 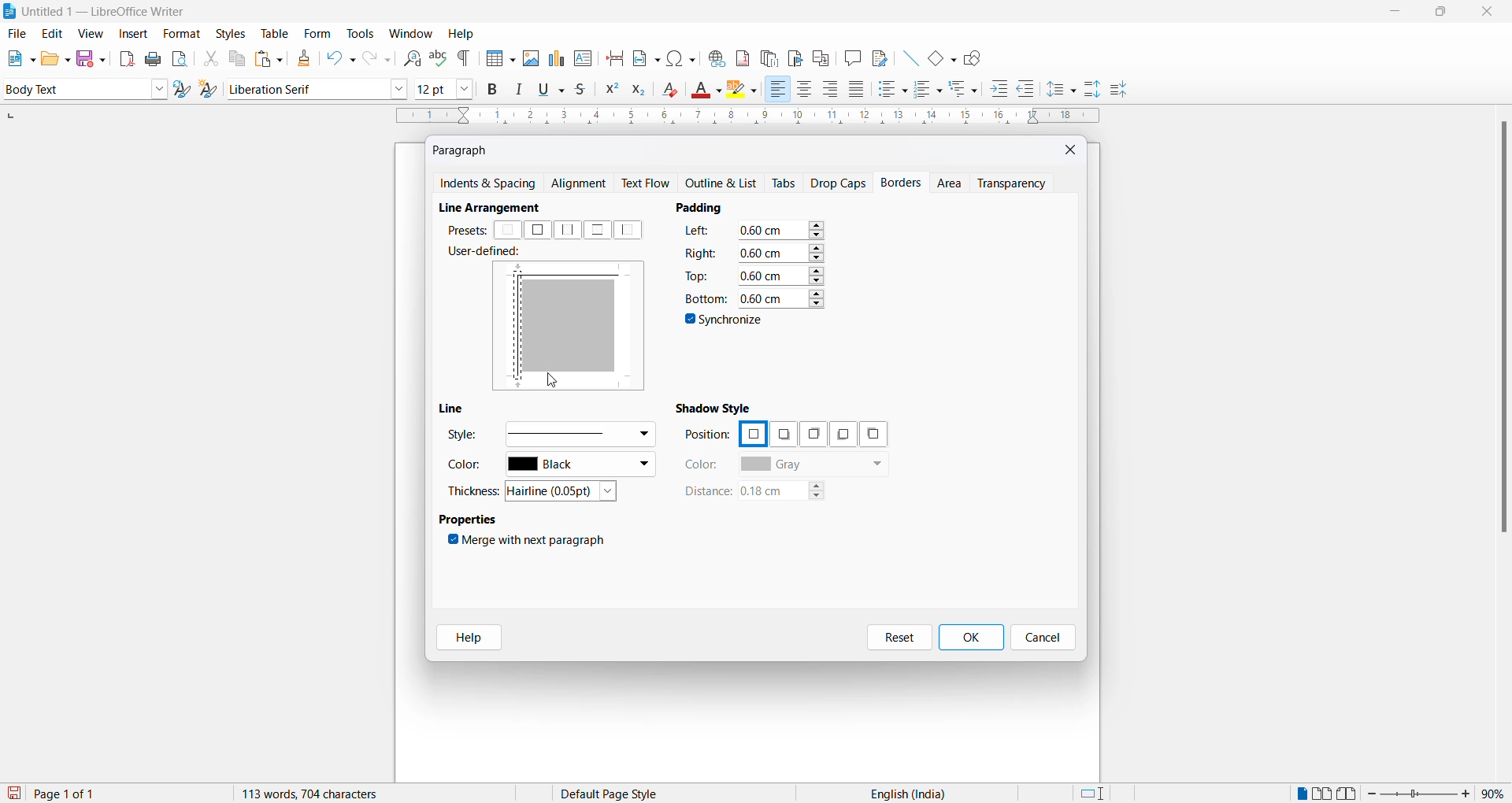 What do you see at coordinates (317, 33) in the screenshot?
I see `form` at bounding box center [317, 33].